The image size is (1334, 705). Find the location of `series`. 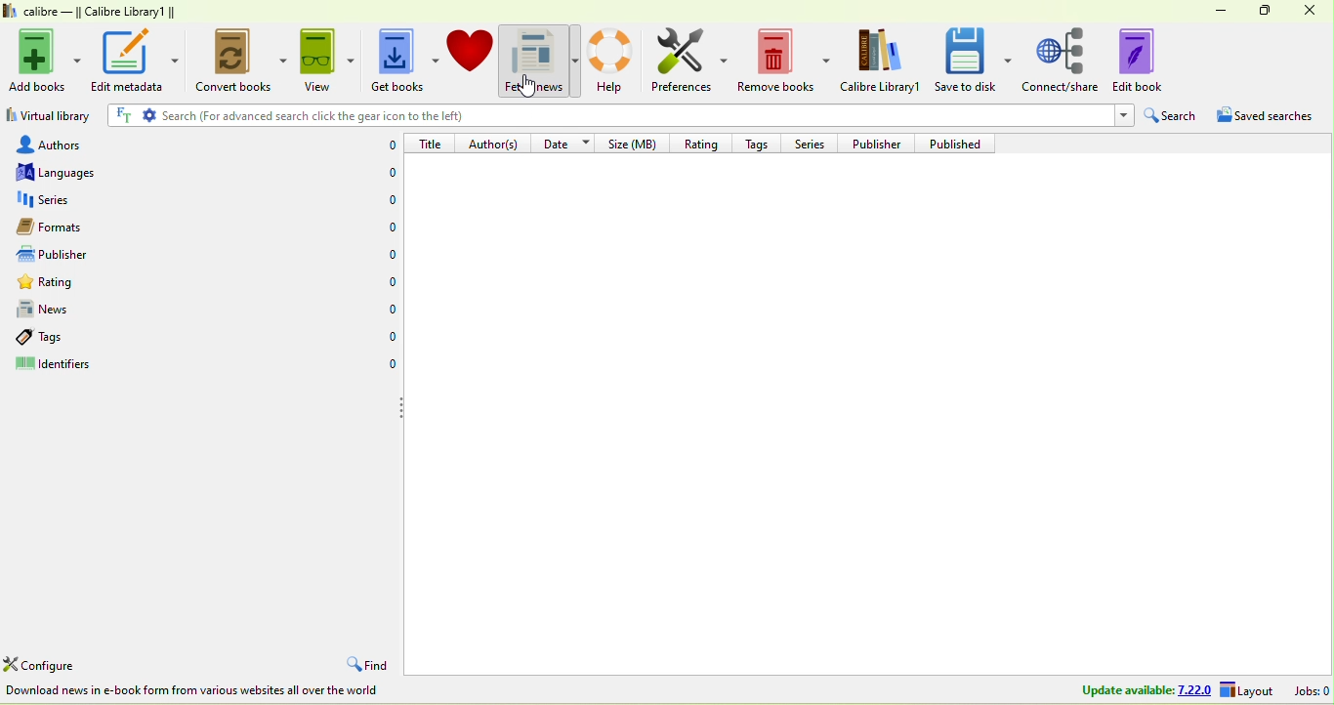

series is located at coordinates (151, 200).